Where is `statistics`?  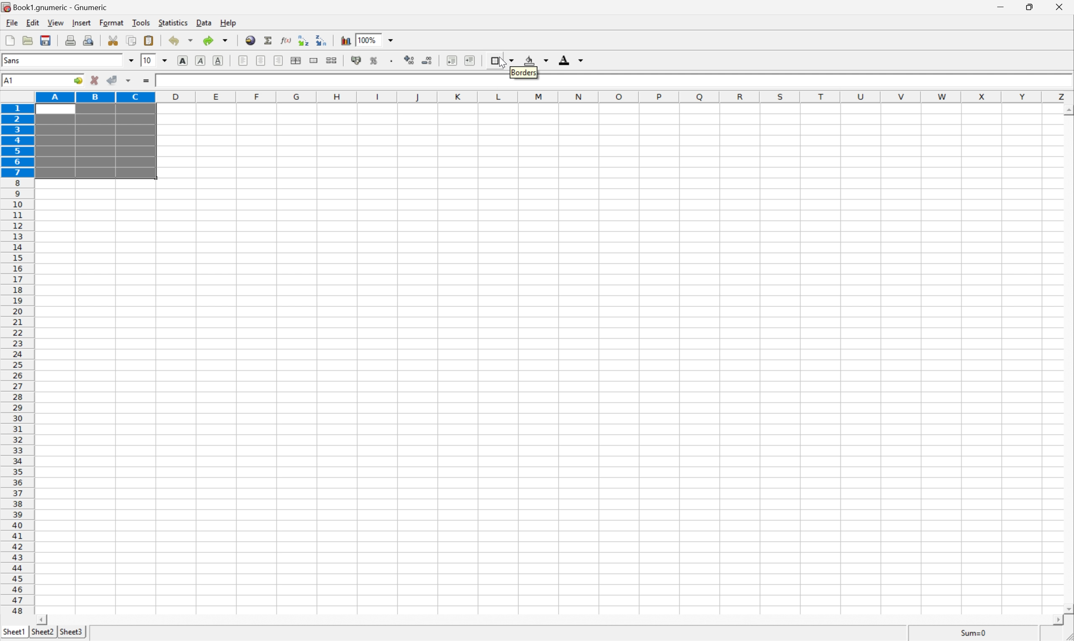
statistics is located at coordinates (173, 24).